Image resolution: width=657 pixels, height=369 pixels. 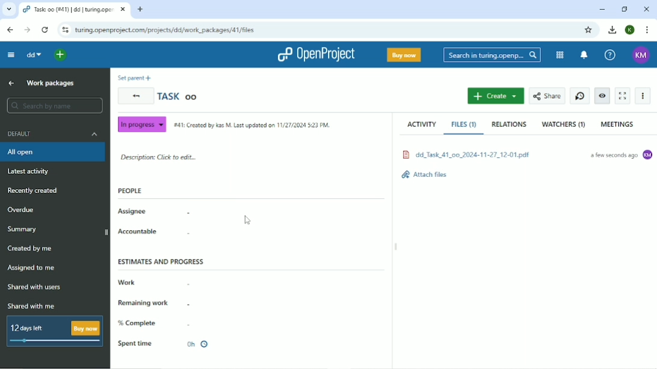 What do you see at coordinates (496, 96) in the screenshot?
I see `Create` at bounding box center [496, 96].